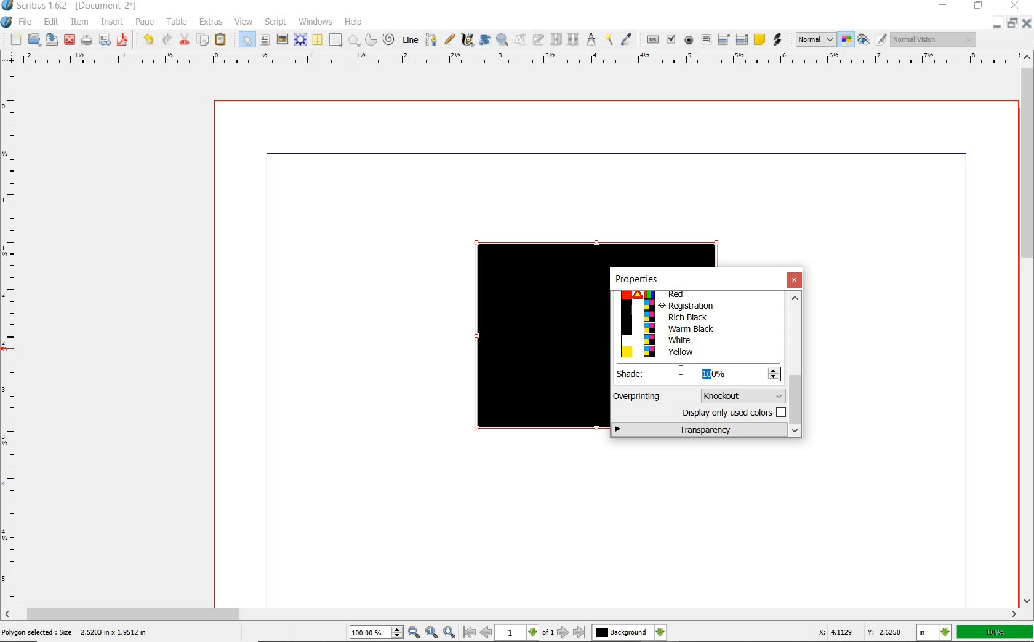  Describe the element at coordinates (415, 632) in the screenshot. I see `zoom out` at that location.